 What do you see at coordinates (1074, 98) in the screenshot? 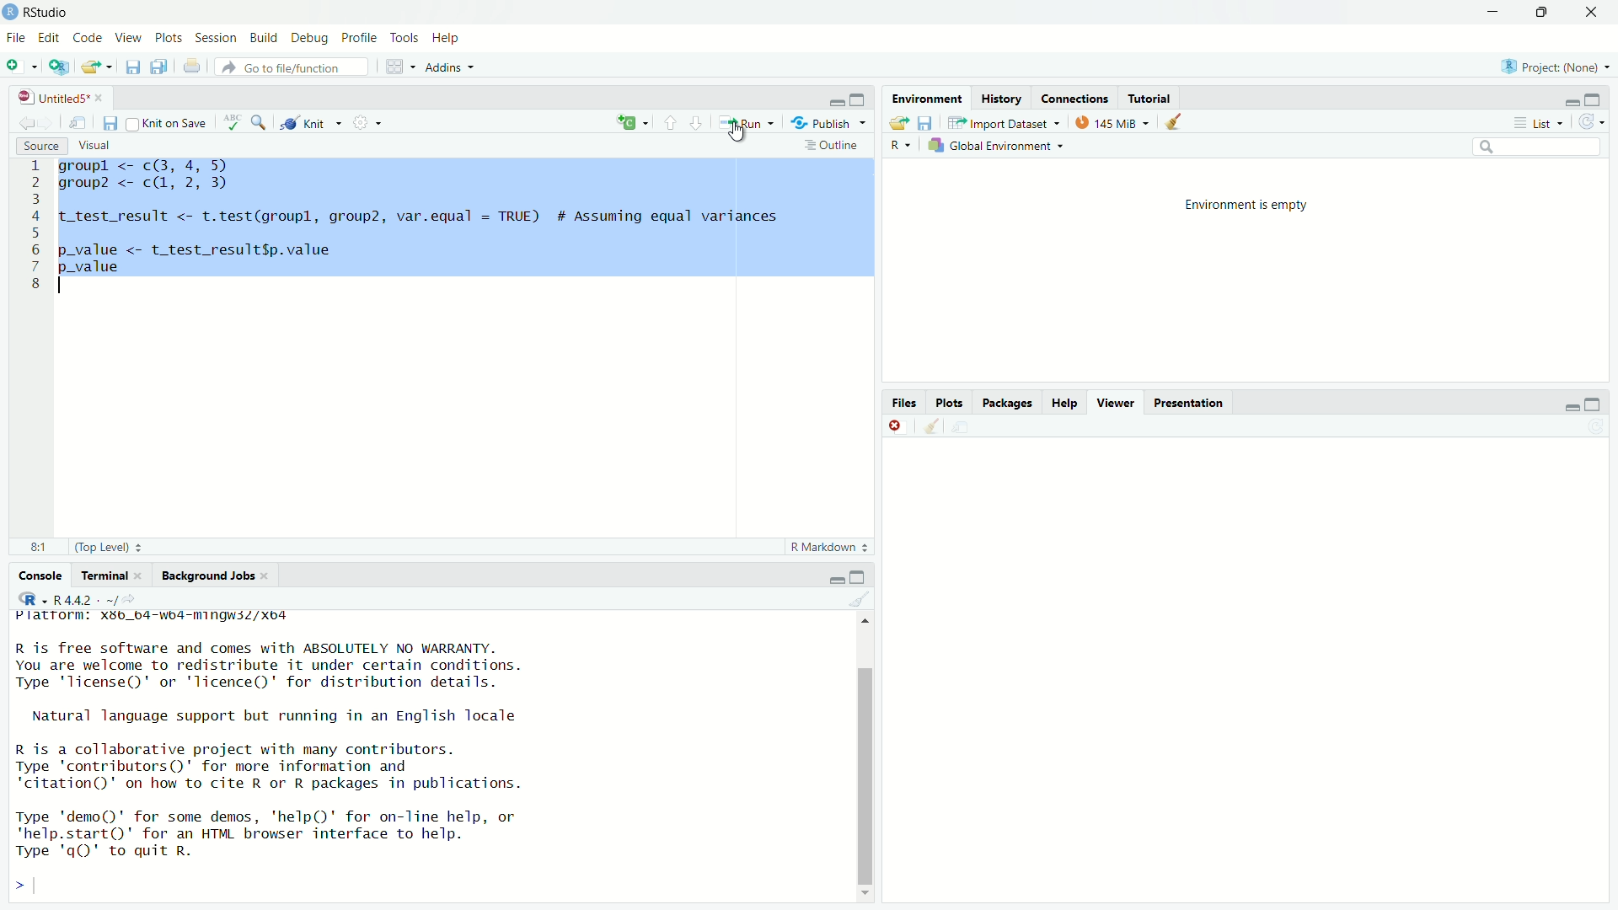
I see `Connections` at bounding box center [1074, 98].